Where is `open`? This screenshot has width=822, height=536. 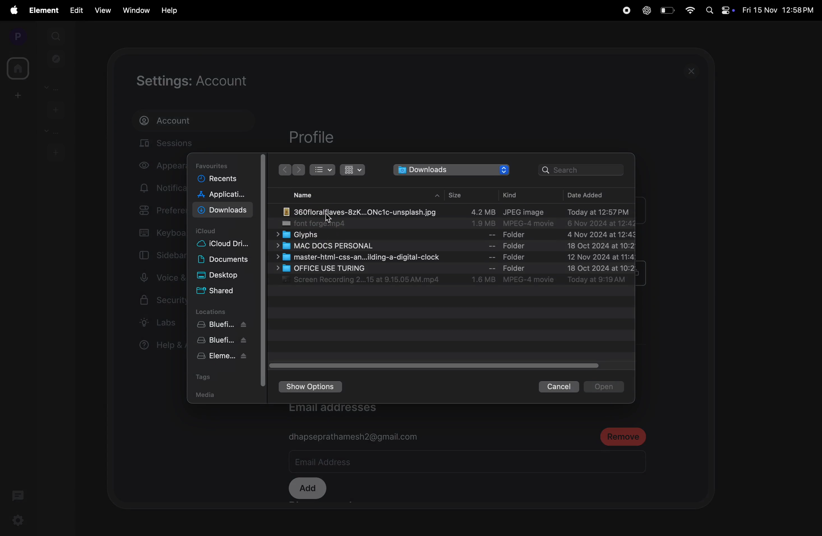 open is located at coordinates (604, 387).